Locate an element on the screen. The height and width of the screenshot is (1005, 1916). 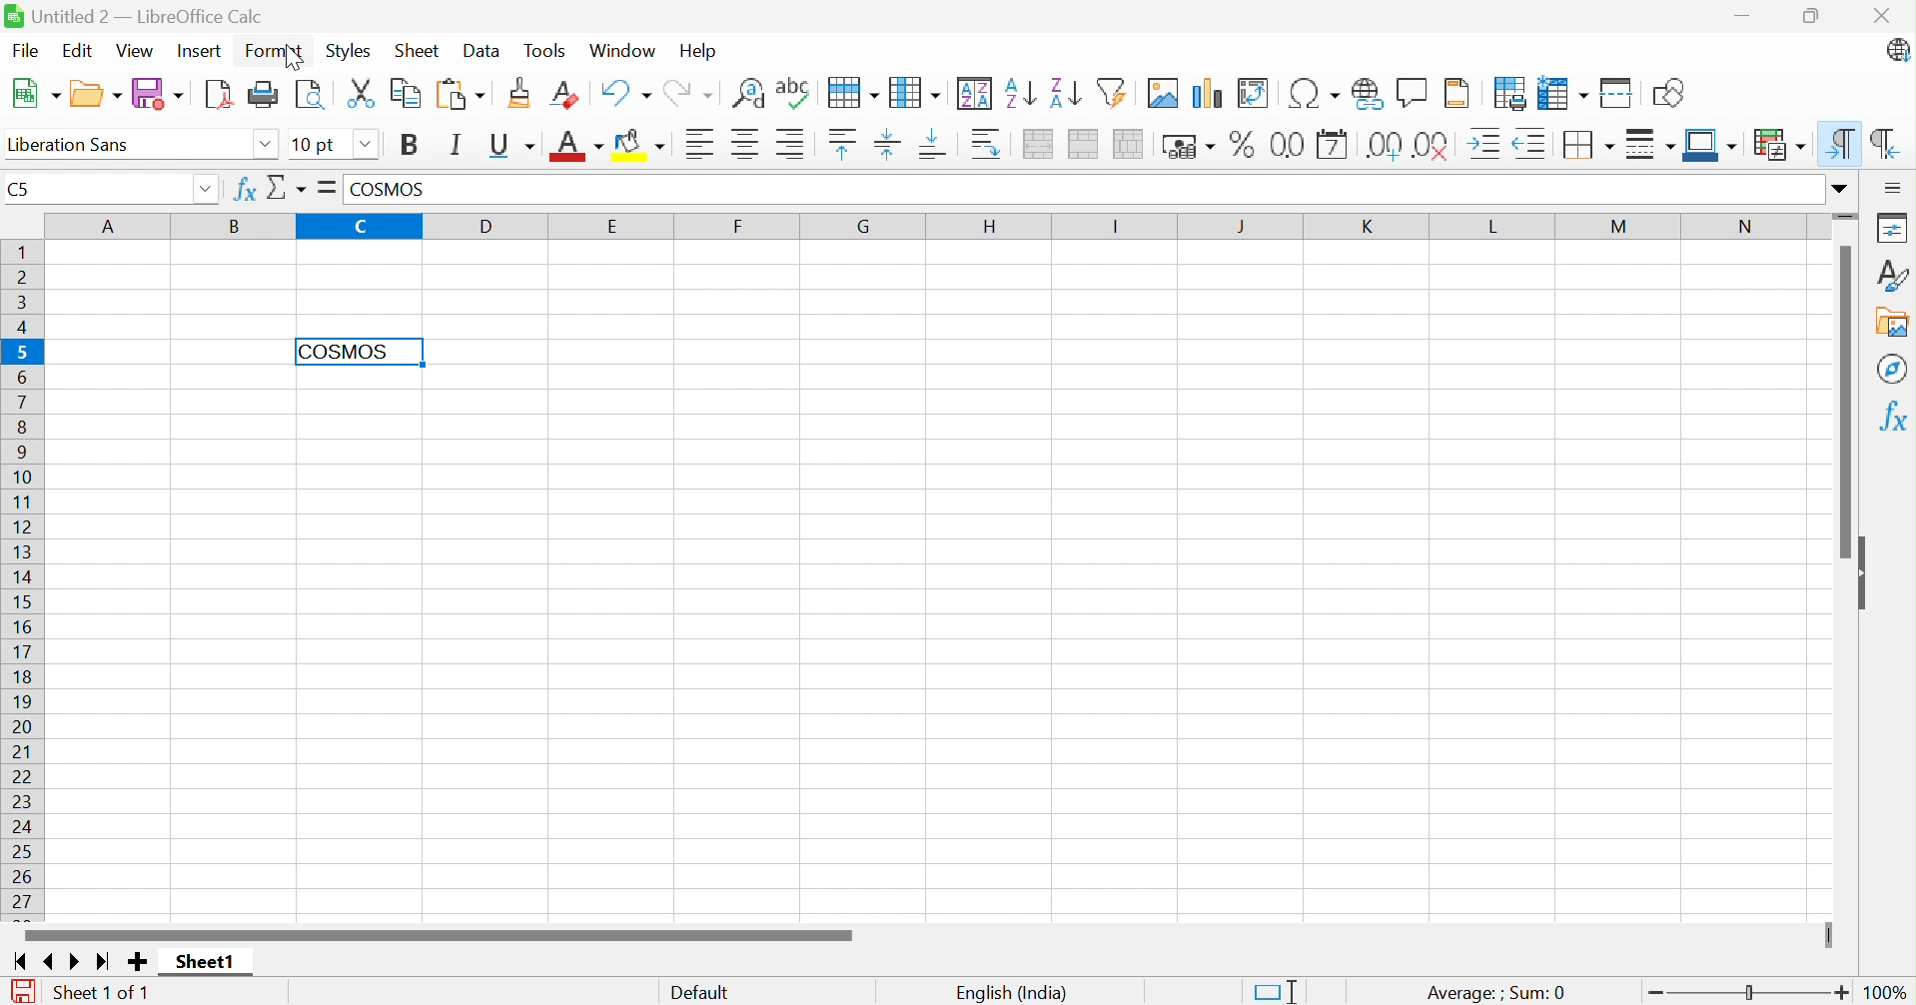
Slider is located at coordinates (1848, 216).